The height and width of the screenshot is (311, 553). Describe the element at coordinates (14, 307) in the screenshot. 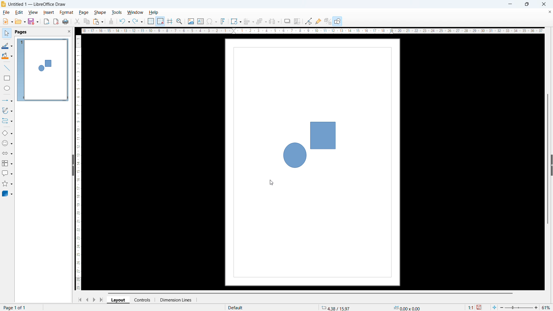

I see `page number` at that location.